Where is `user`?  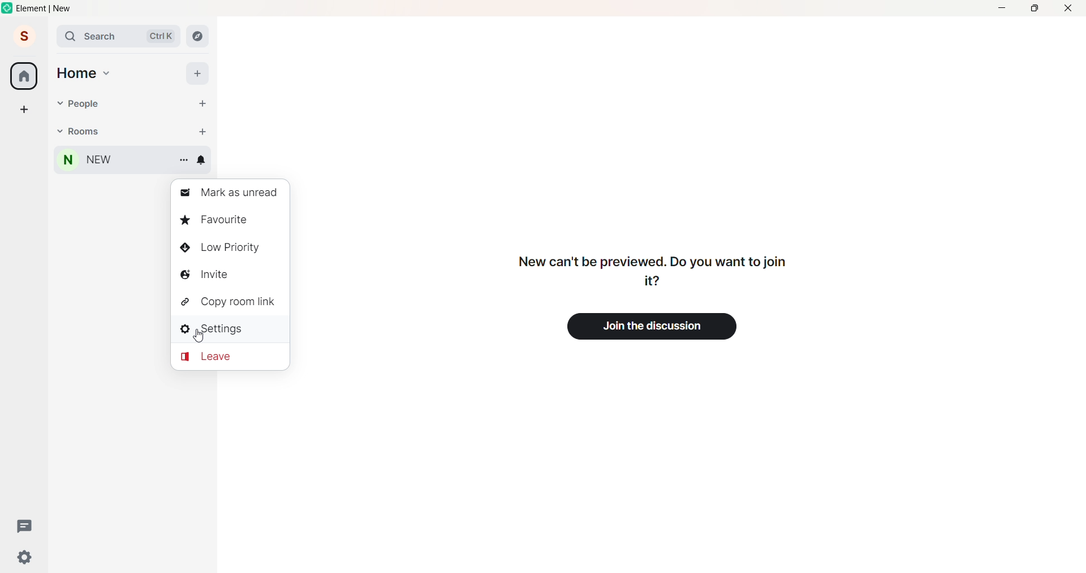
user is located at coordinates (24, 36).